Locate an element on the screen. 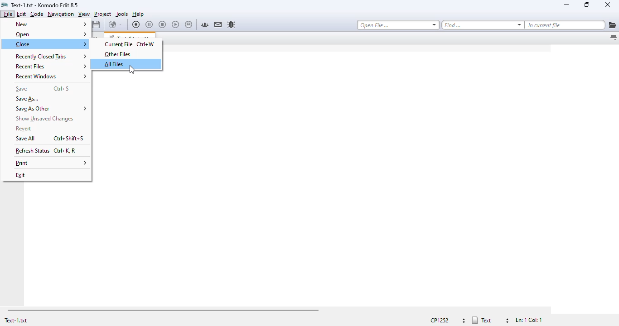 This screenshot has width=619, height=326. project is located at coordinates (103, 14).